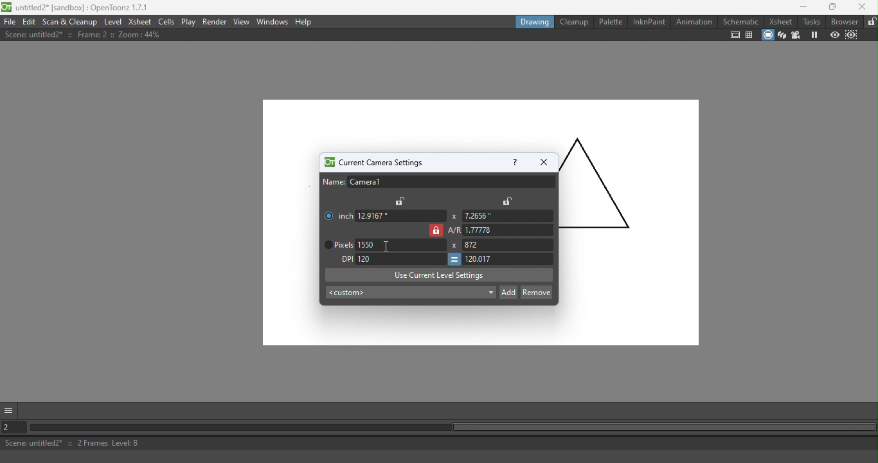  I want to click on InknPaint, so click(650, 22).